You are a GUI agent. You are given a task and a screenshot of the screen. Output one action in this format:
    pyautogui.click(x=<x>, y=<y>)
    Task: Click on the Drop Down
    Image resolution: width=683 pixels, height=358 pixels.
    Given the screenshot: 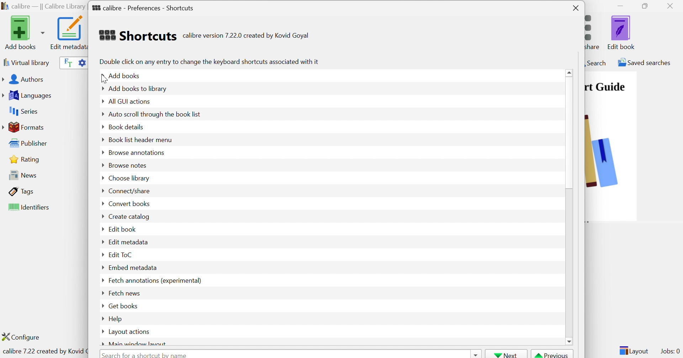 What is the action you would take?
    pyautogui.click(x=101, y=102)
    